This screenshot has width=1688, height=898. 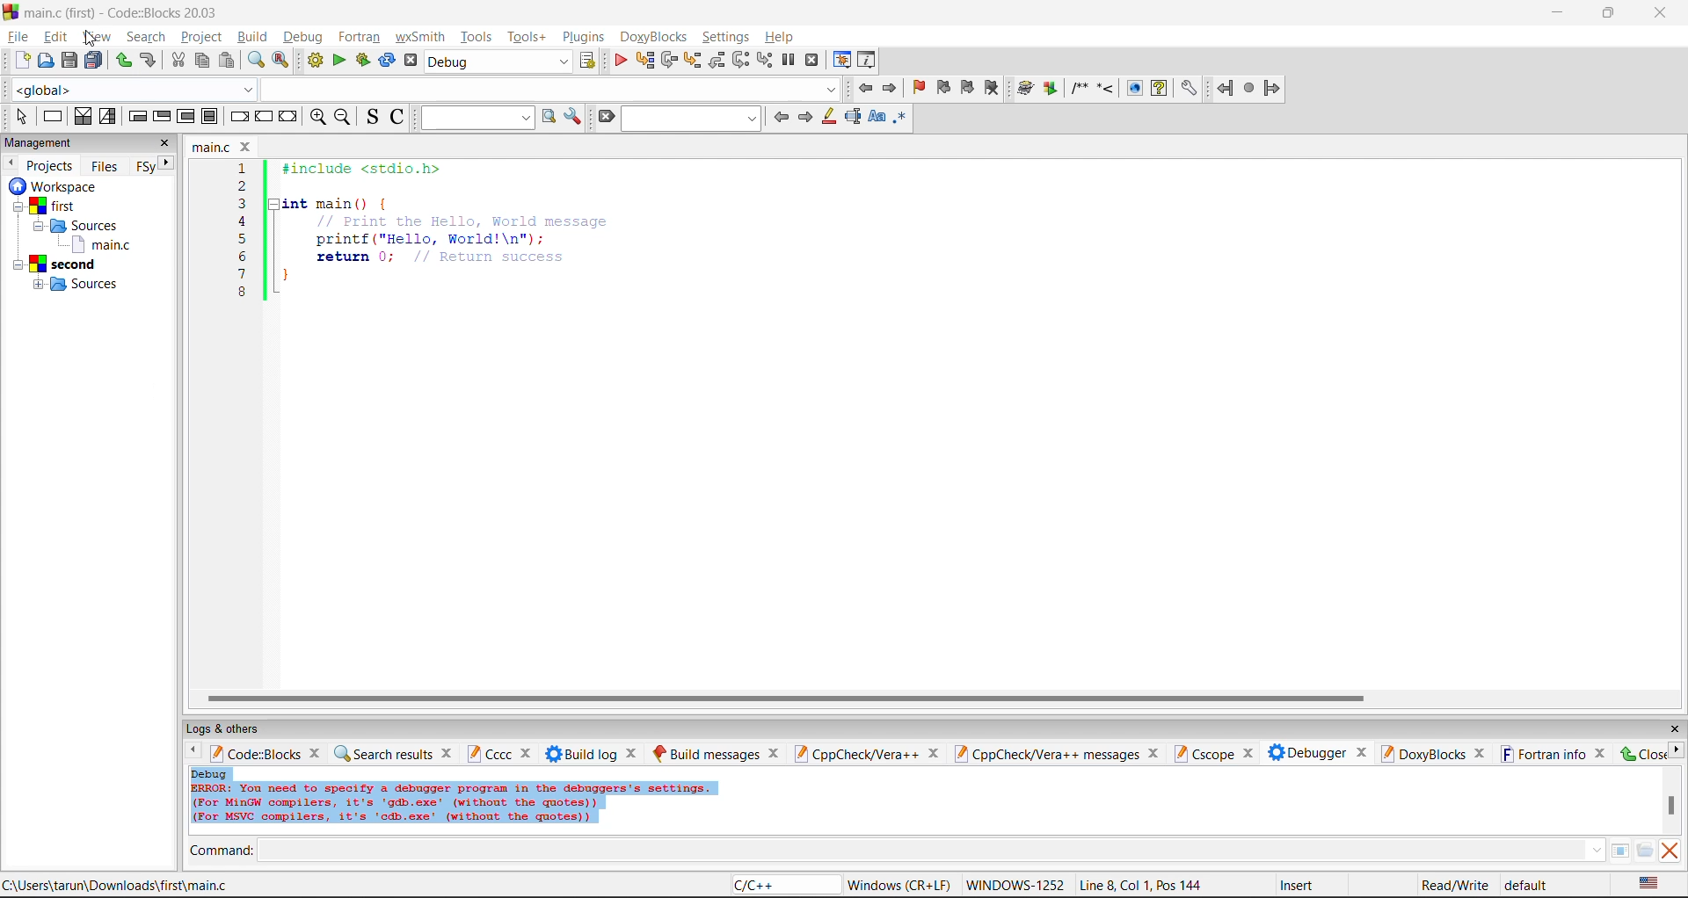 What do you see at coordinates (865, 87) in the screenshot?
I see `jump back` at bounding box center [865, 87].